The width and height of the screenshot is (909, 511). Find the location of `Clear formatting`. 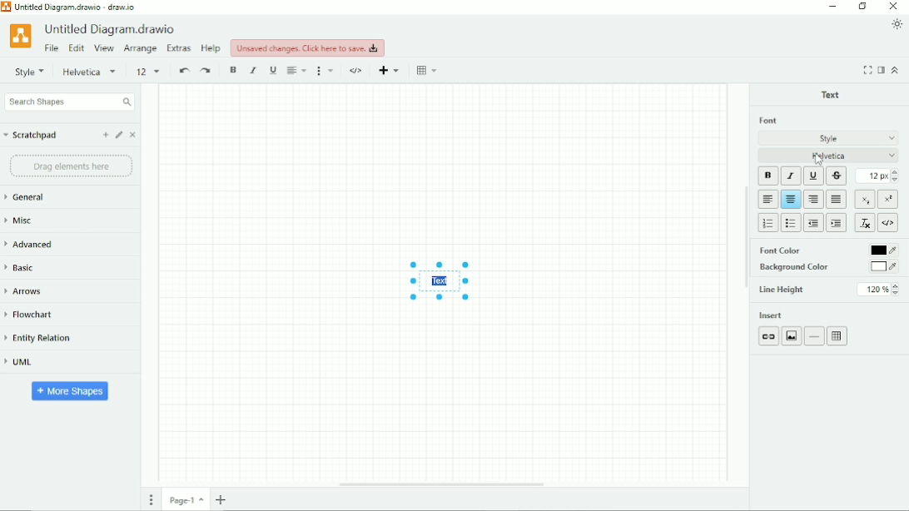

Clear formatting is located at coordinates (865, 222).